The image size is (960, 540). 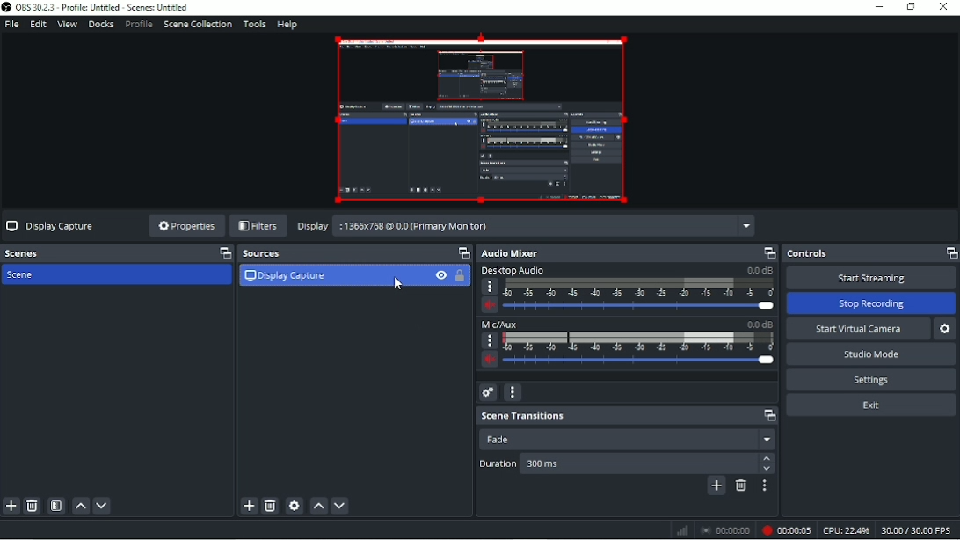 What do you see at coordinates (50, 225) in the screenshot?
I see `Display Capture` at bounding box center [50, 225].